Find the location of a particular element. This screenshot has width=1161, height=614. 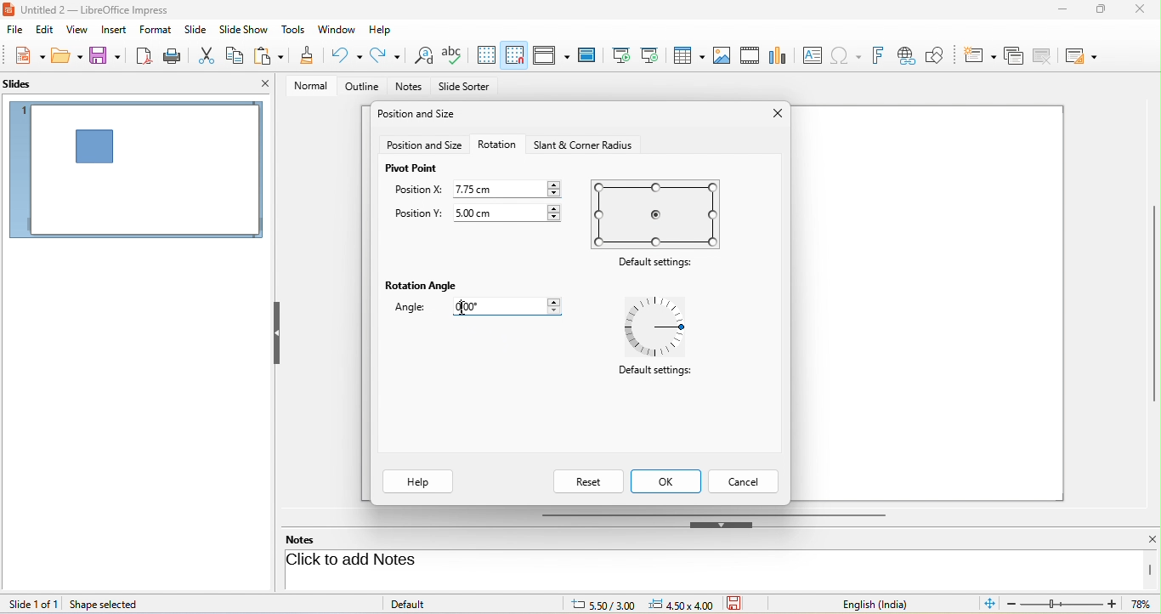

clone formatting is located at coordinates (308, 57).